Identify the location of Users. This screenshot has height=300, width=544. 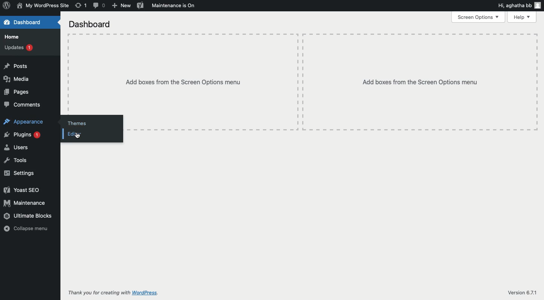
(16, 147).